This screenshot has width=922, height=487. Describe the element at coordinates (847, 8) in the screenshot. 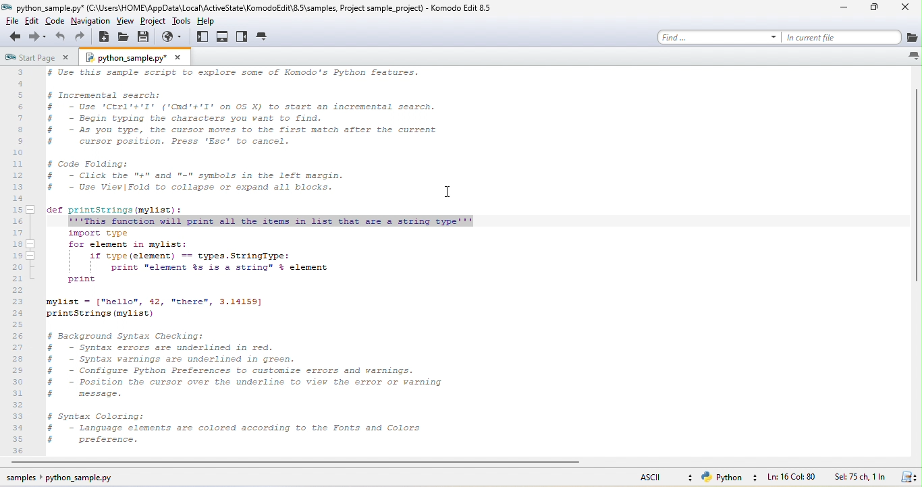

I see `minimize` at that location.